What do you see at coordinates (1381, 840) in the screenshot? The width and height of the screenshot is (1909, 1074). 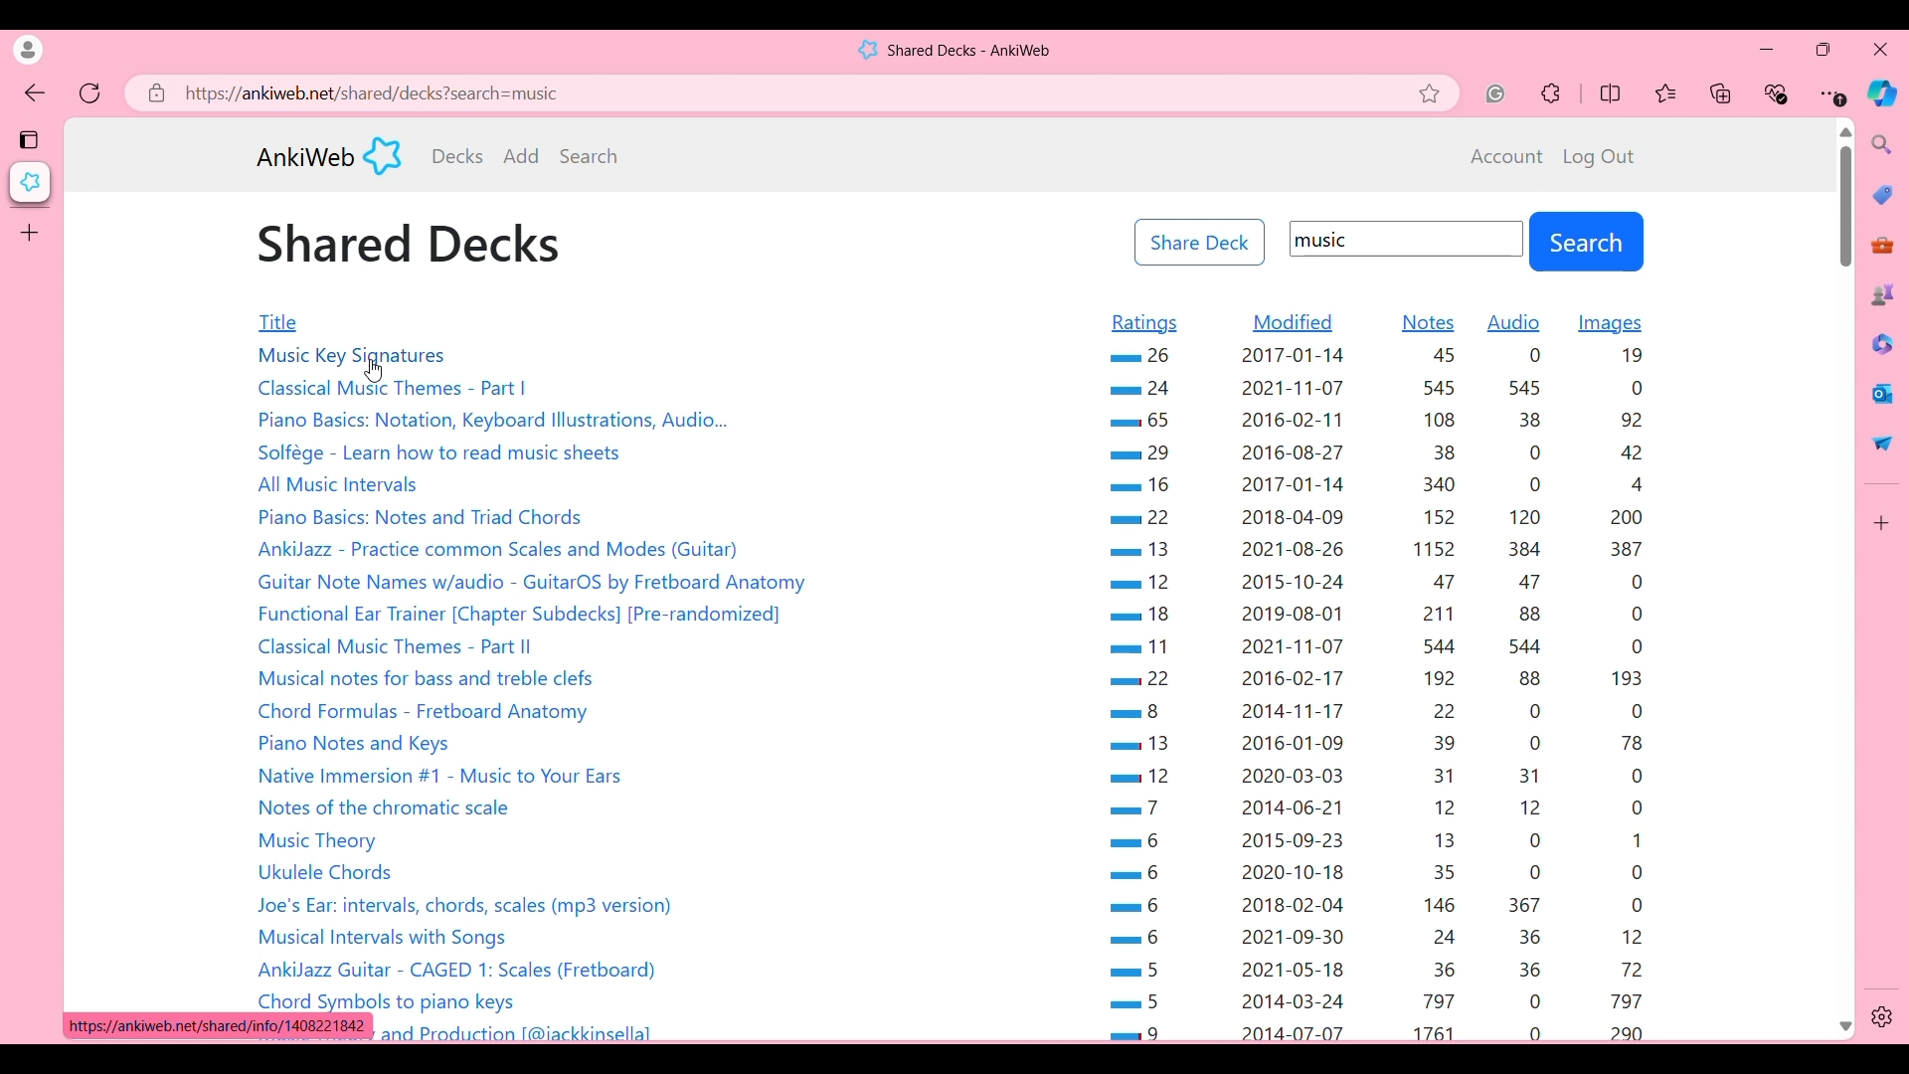 I see `6 2015-09-23 13 0 1` at bounding box center [1381, 840].